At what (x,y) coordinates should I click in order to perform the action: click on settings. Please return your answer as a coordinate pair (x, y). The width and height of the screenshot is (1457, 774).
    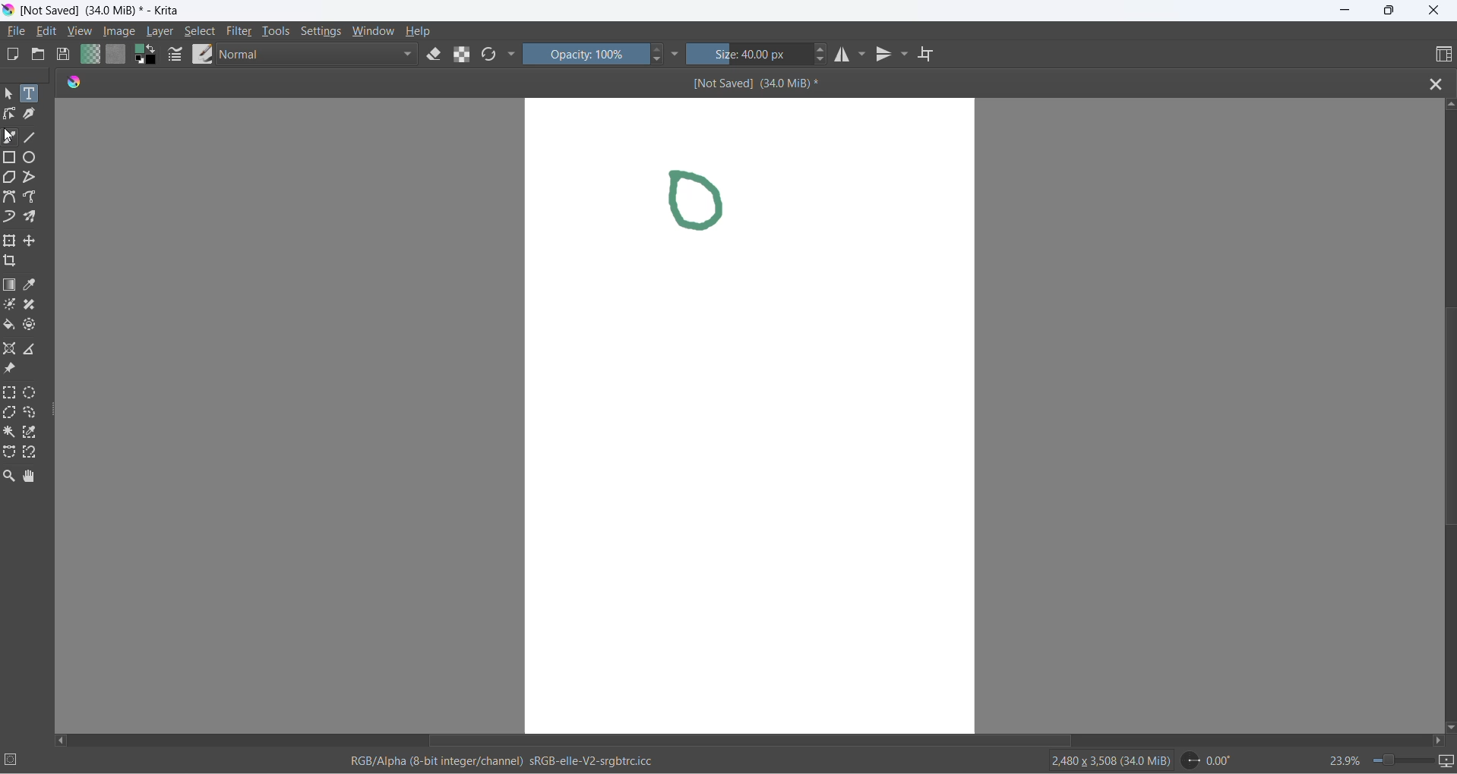
    Looking at the image, I should click on (319, 32).